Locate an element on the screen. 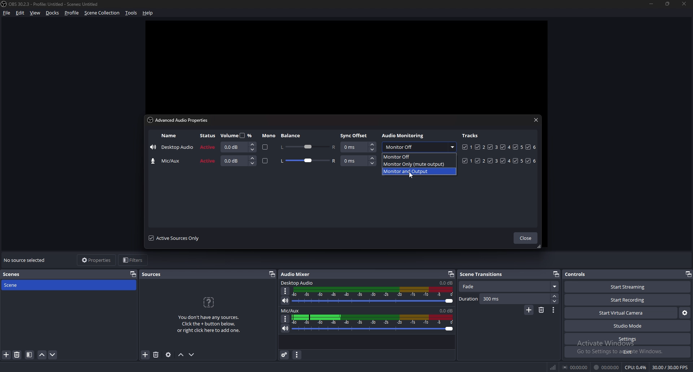  mono is located at coordinates (264, 147).